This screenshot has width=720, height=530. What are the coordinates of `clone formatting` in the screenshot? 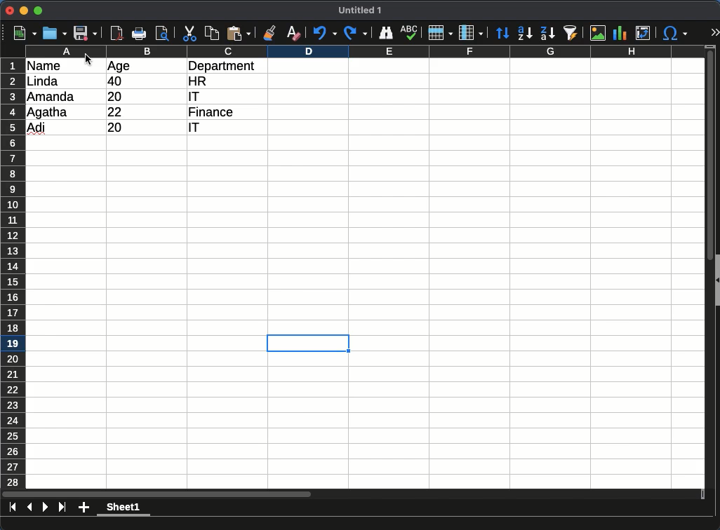 It's located at (271, 32).